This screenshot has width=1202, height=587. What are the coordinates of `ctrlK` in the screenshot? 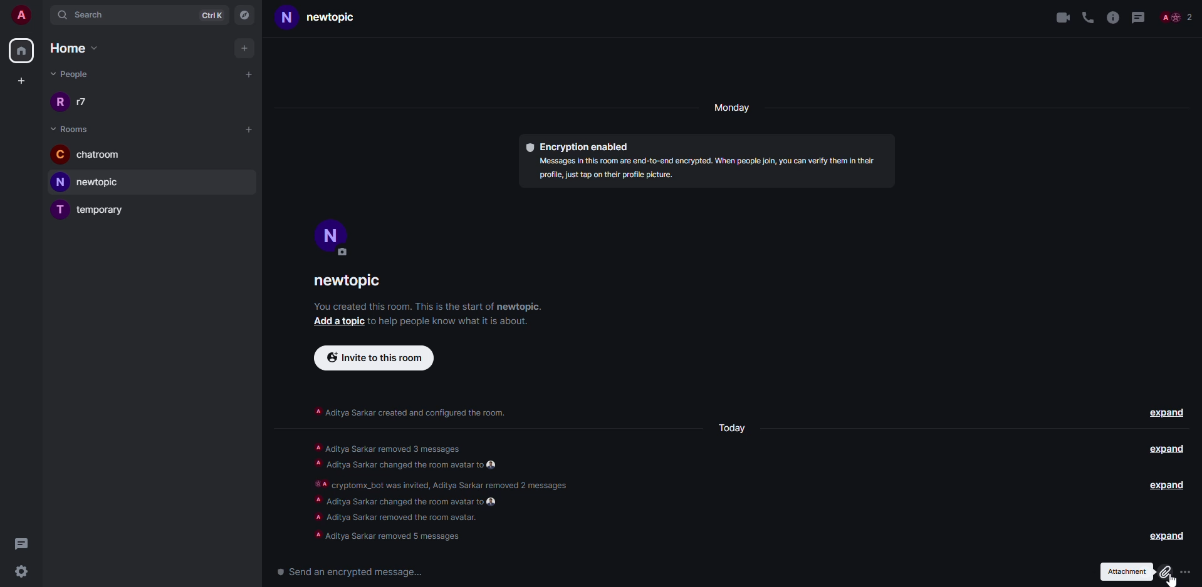 It's located at (214, 14).